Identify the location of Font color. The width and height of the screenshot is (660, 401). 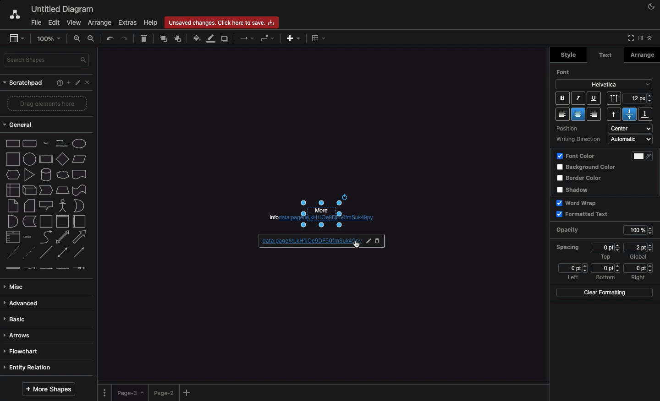
(645, 156).